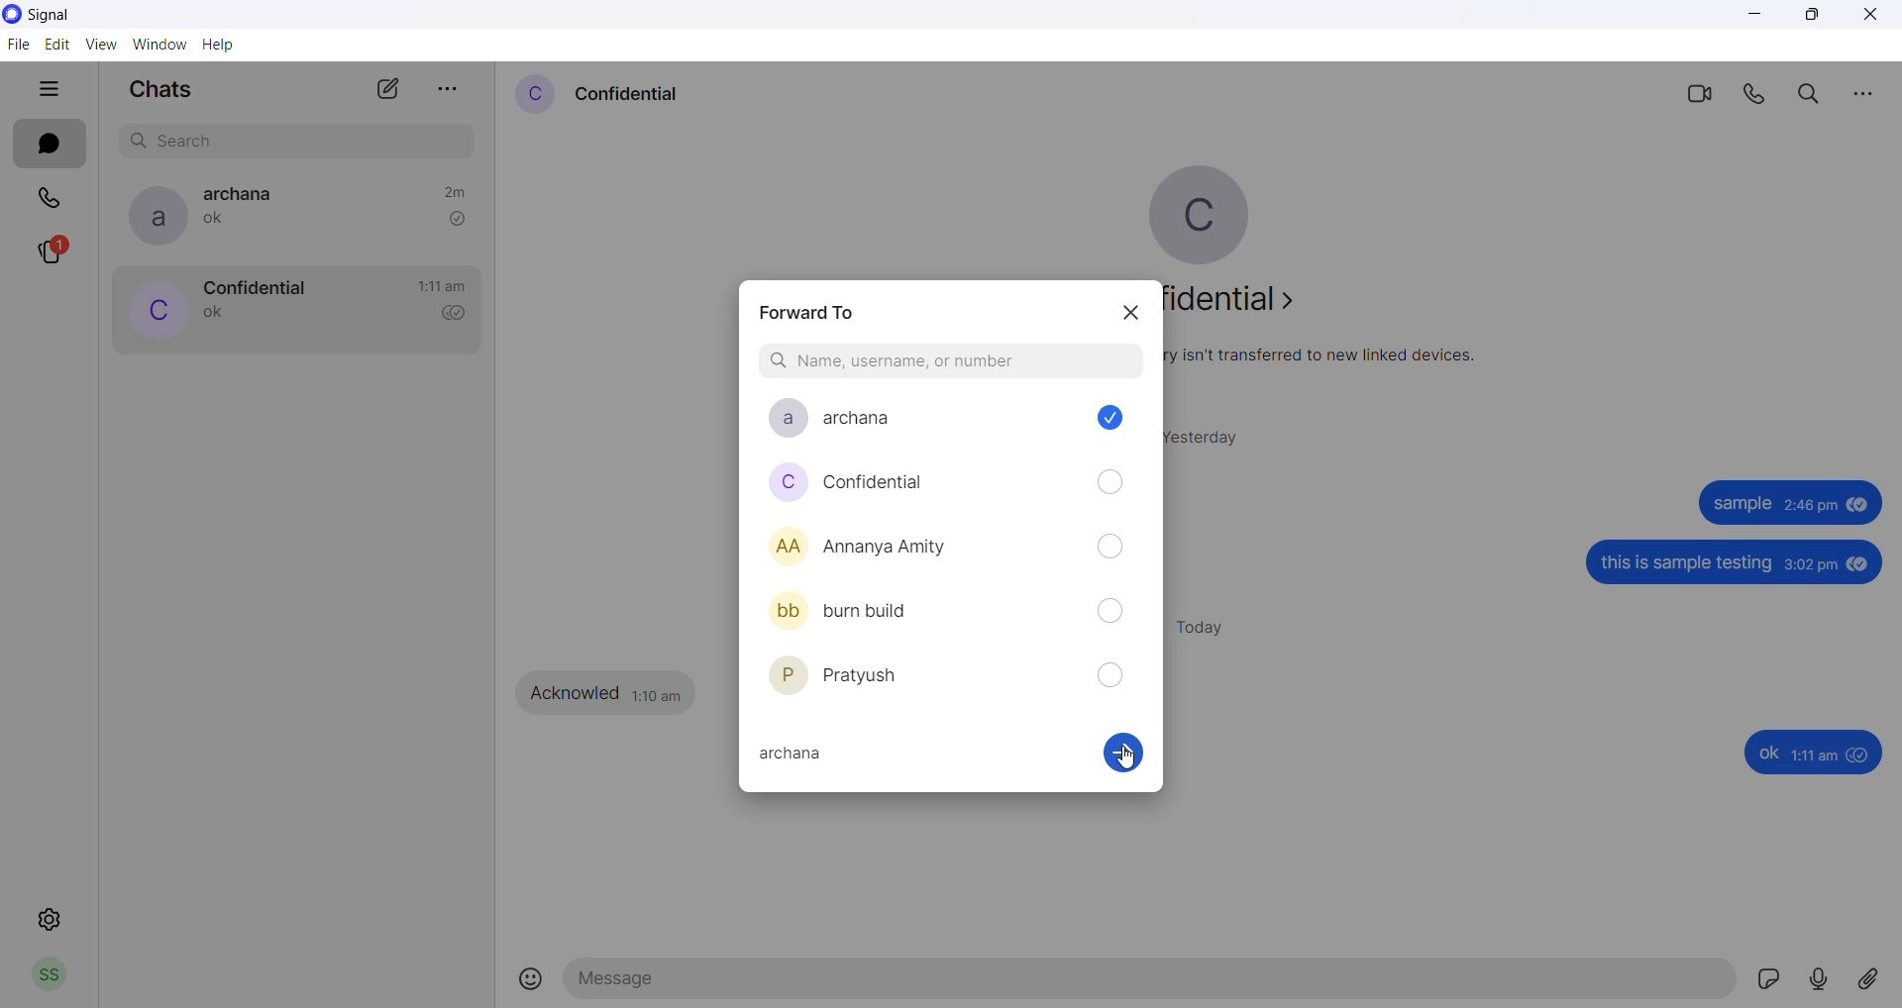 Image resolution: width=1902 pixels, height=1008 pixels. Describe the element at coordinates (442, 286) in the screenshot. I see `last message time` at that location.